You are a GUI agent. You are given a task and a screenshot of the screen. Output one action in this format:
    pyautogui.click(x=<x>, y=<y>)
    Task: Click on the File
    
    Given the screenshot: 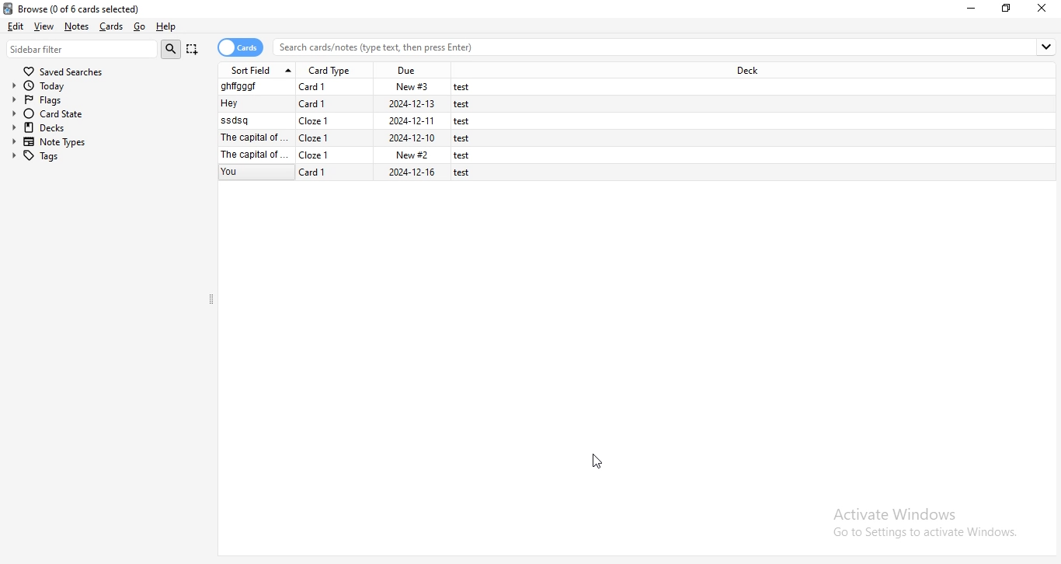 What is the action you would take?
    pyautogui.click(x=354, y=121)
    